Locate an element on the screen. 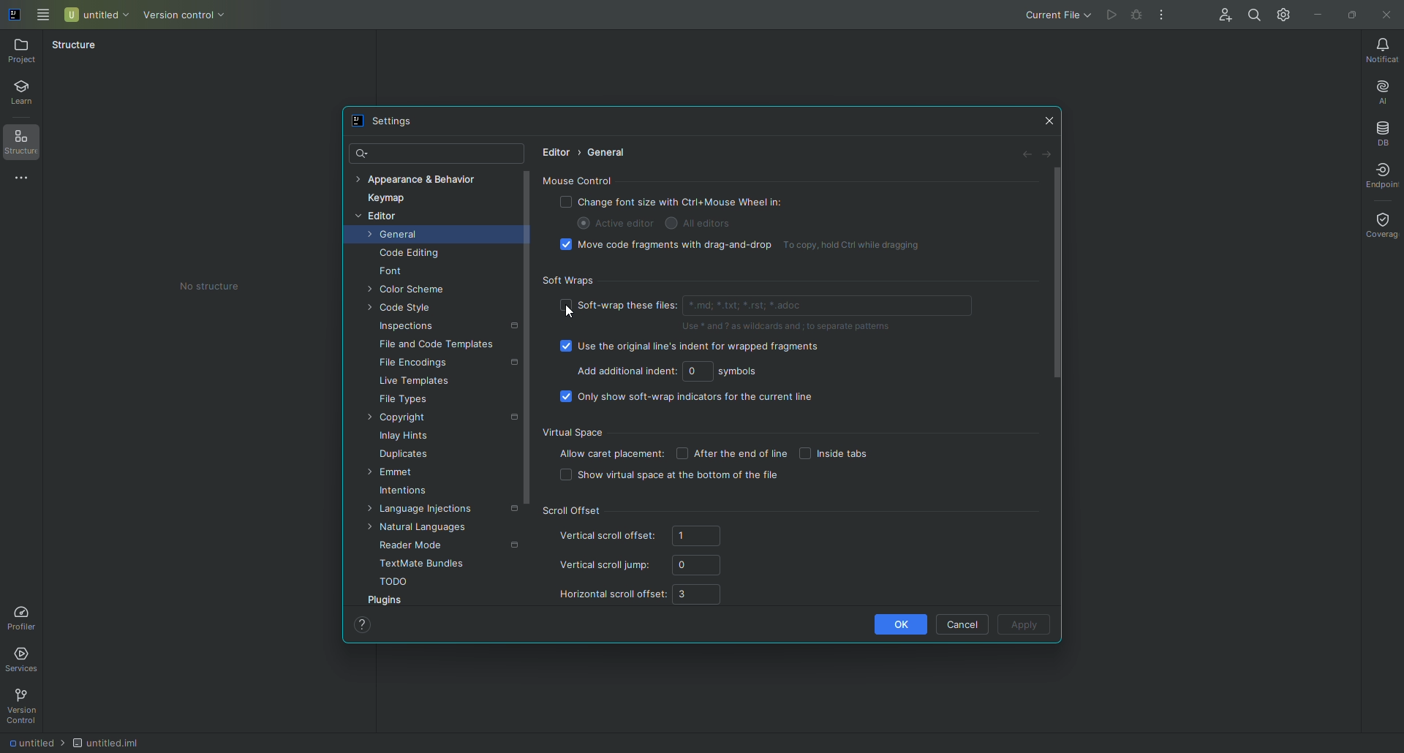  Softwraps is located at coordinates (567, 282).